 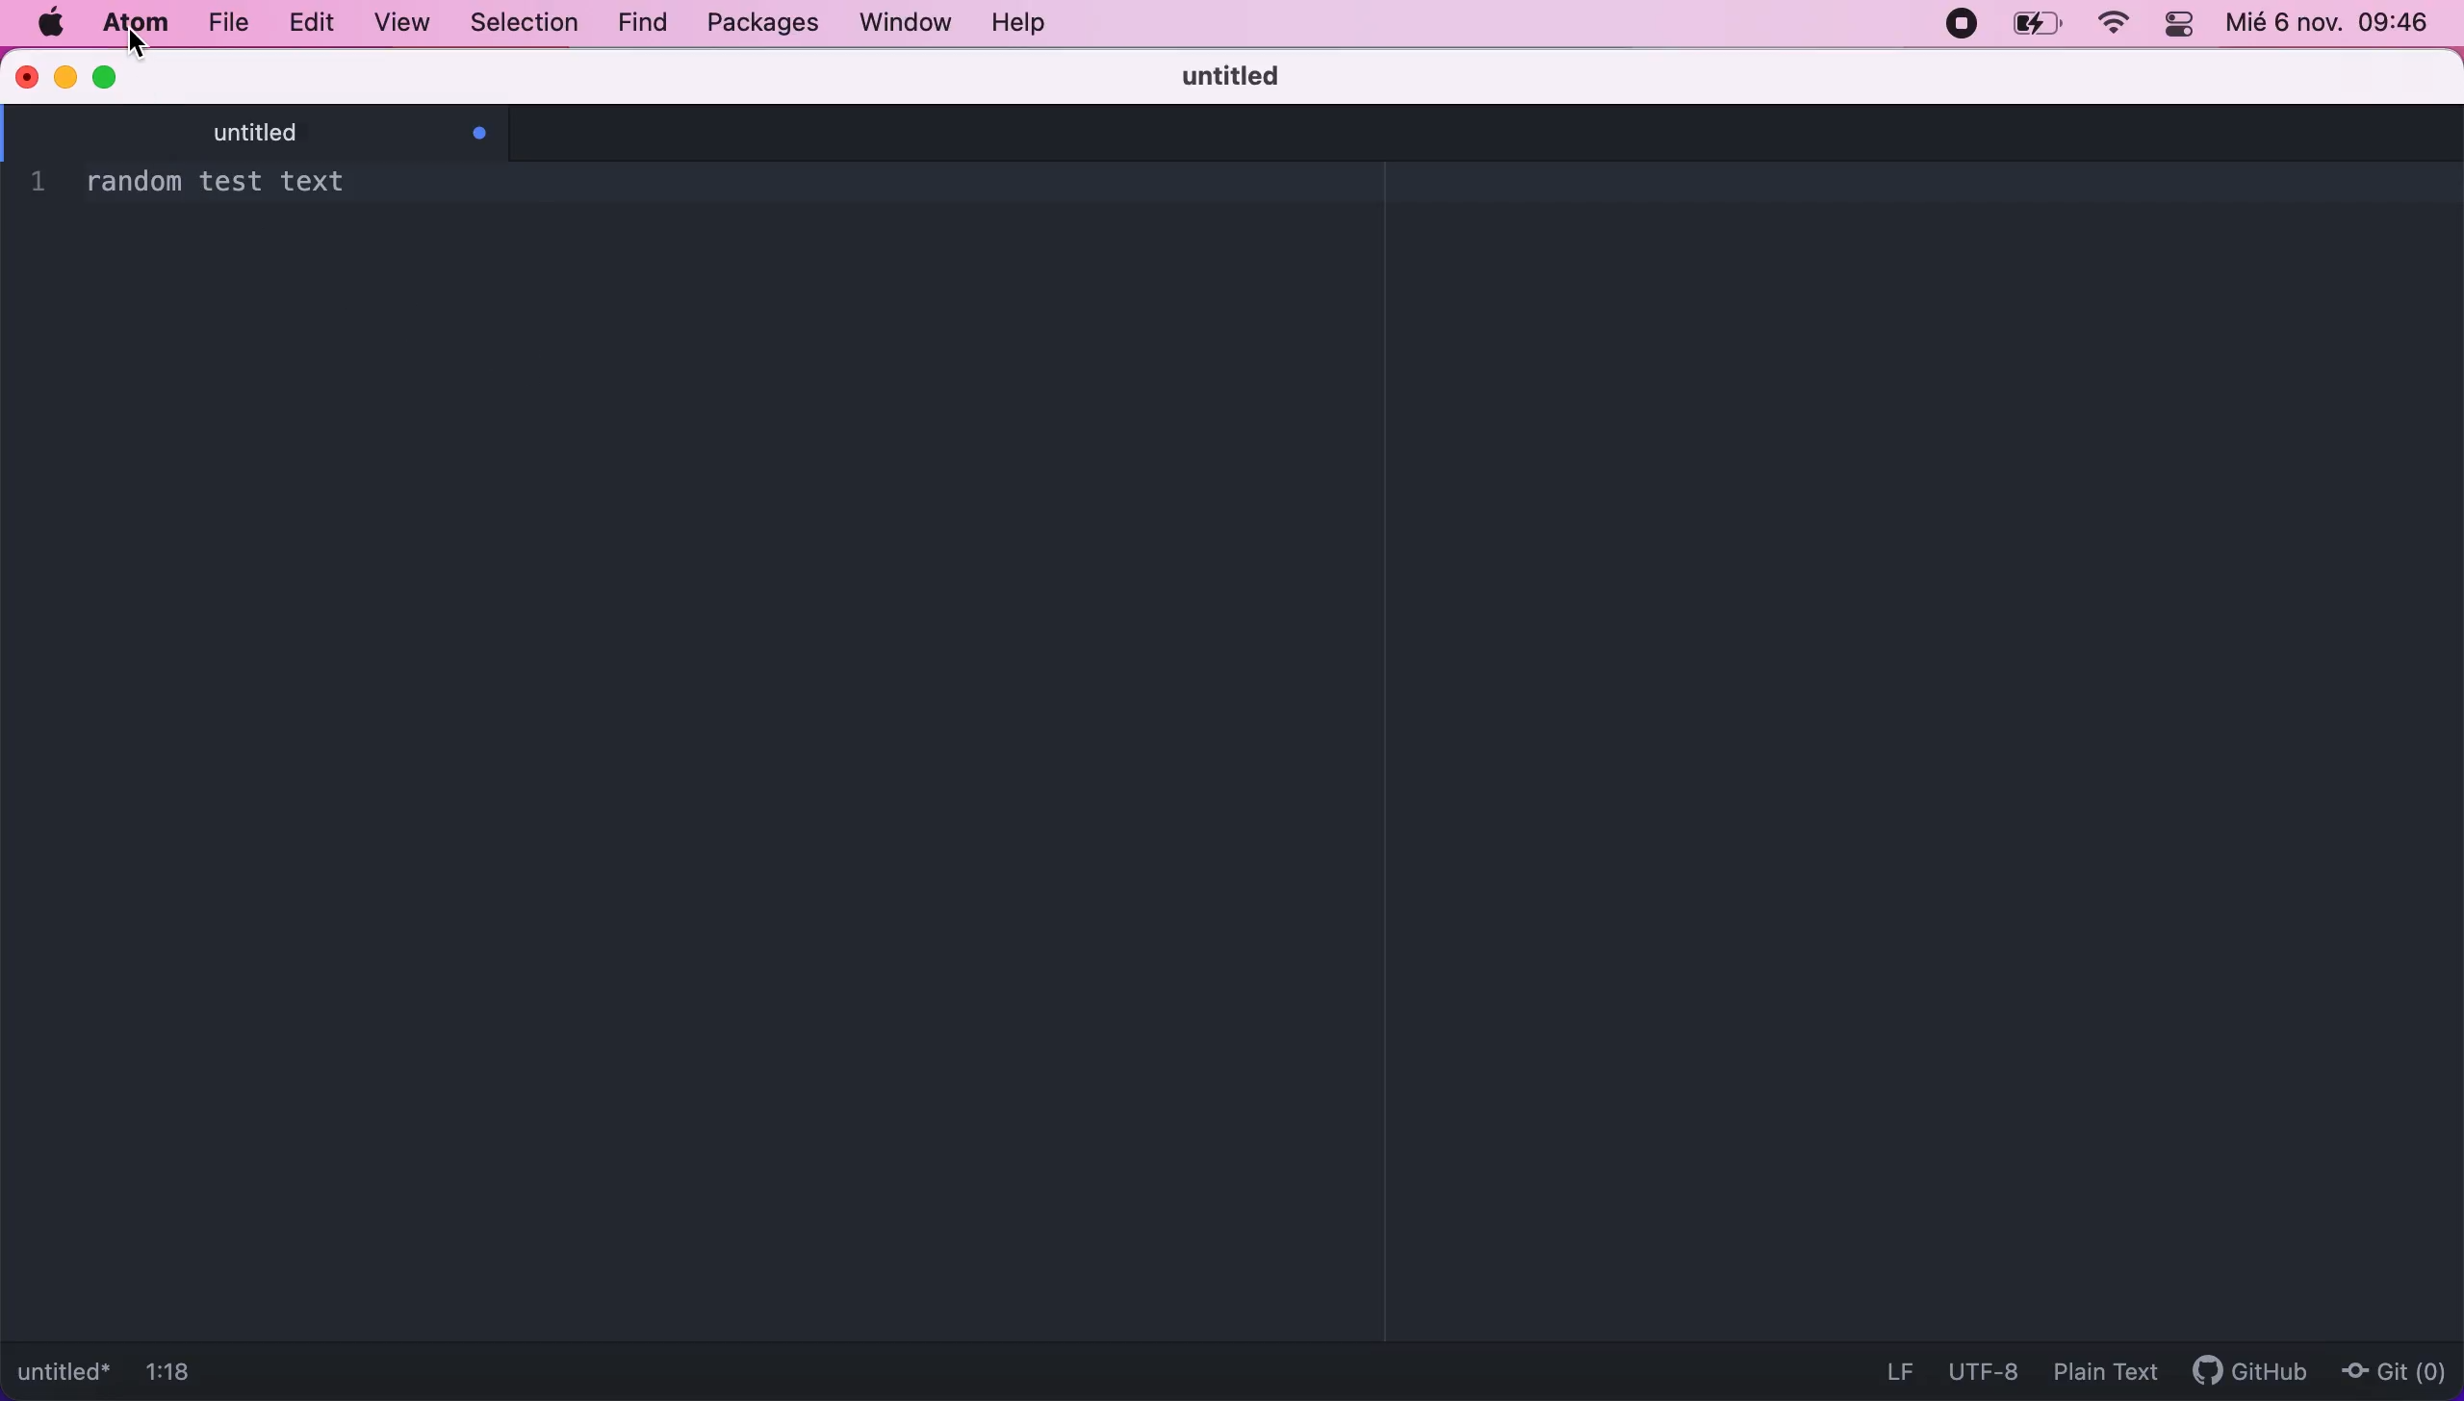 What do you see at coordinates (29, 77) in the screenshot?
I see `close` at bounding box center [29, 77].